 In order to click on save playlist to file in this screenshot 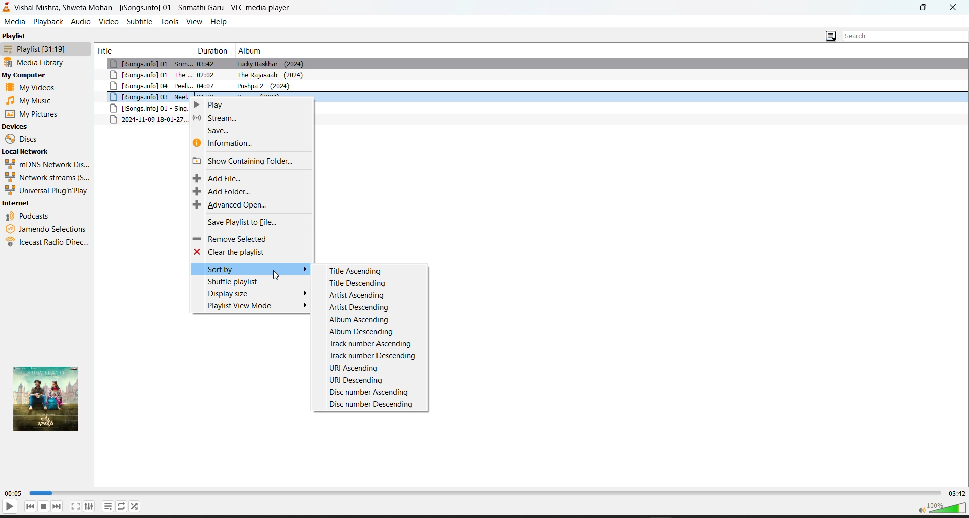, I will do `click(252, 221)`.